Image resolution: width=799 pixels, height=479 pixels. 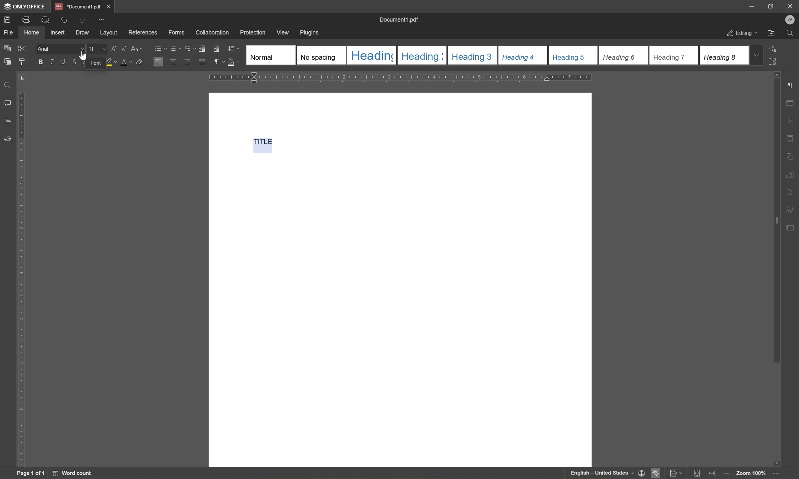 What do you see at coordinates (111, 62) in the screenshot?
I see `highlight color` at bounding box center [111, 62].